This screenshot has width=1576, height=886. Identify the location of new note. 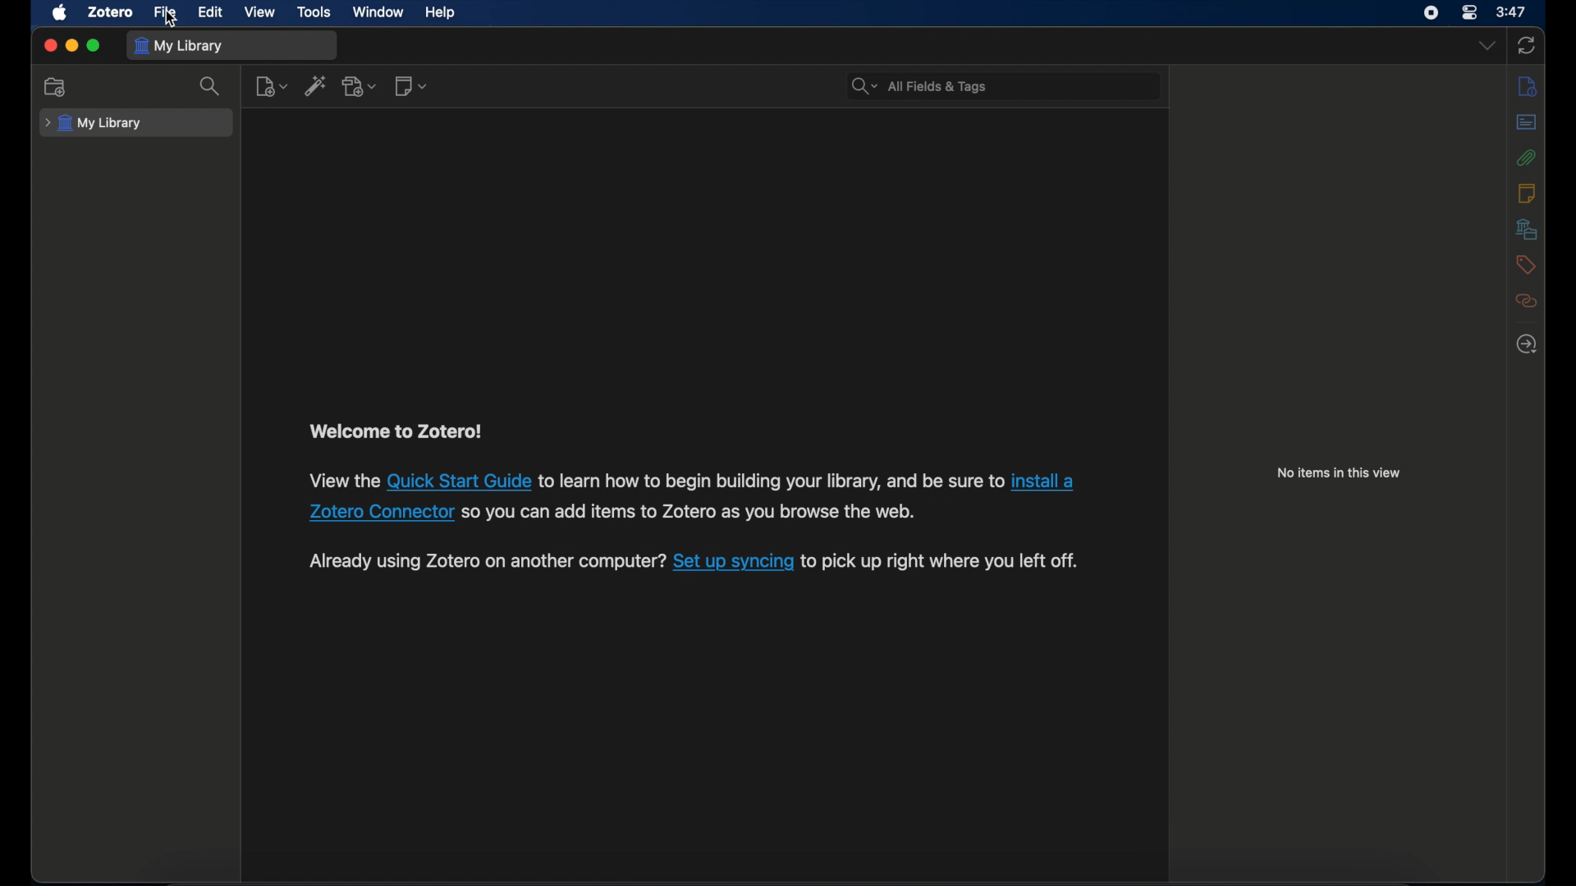
(413, 87).